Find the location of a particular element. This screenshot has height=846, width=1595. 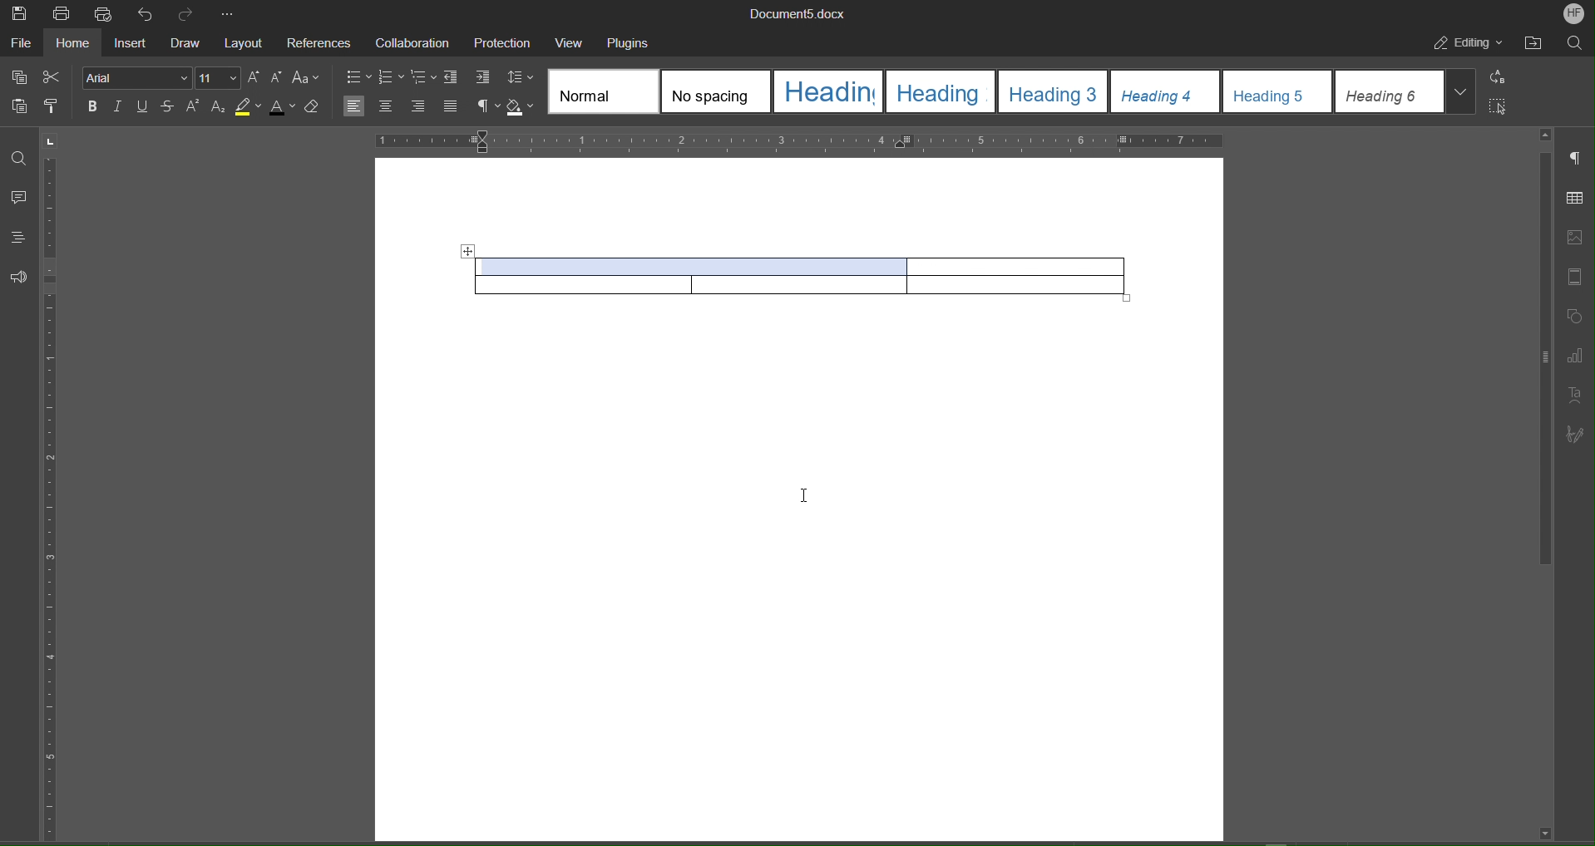

Signature is located at coordinates (1578, 431).